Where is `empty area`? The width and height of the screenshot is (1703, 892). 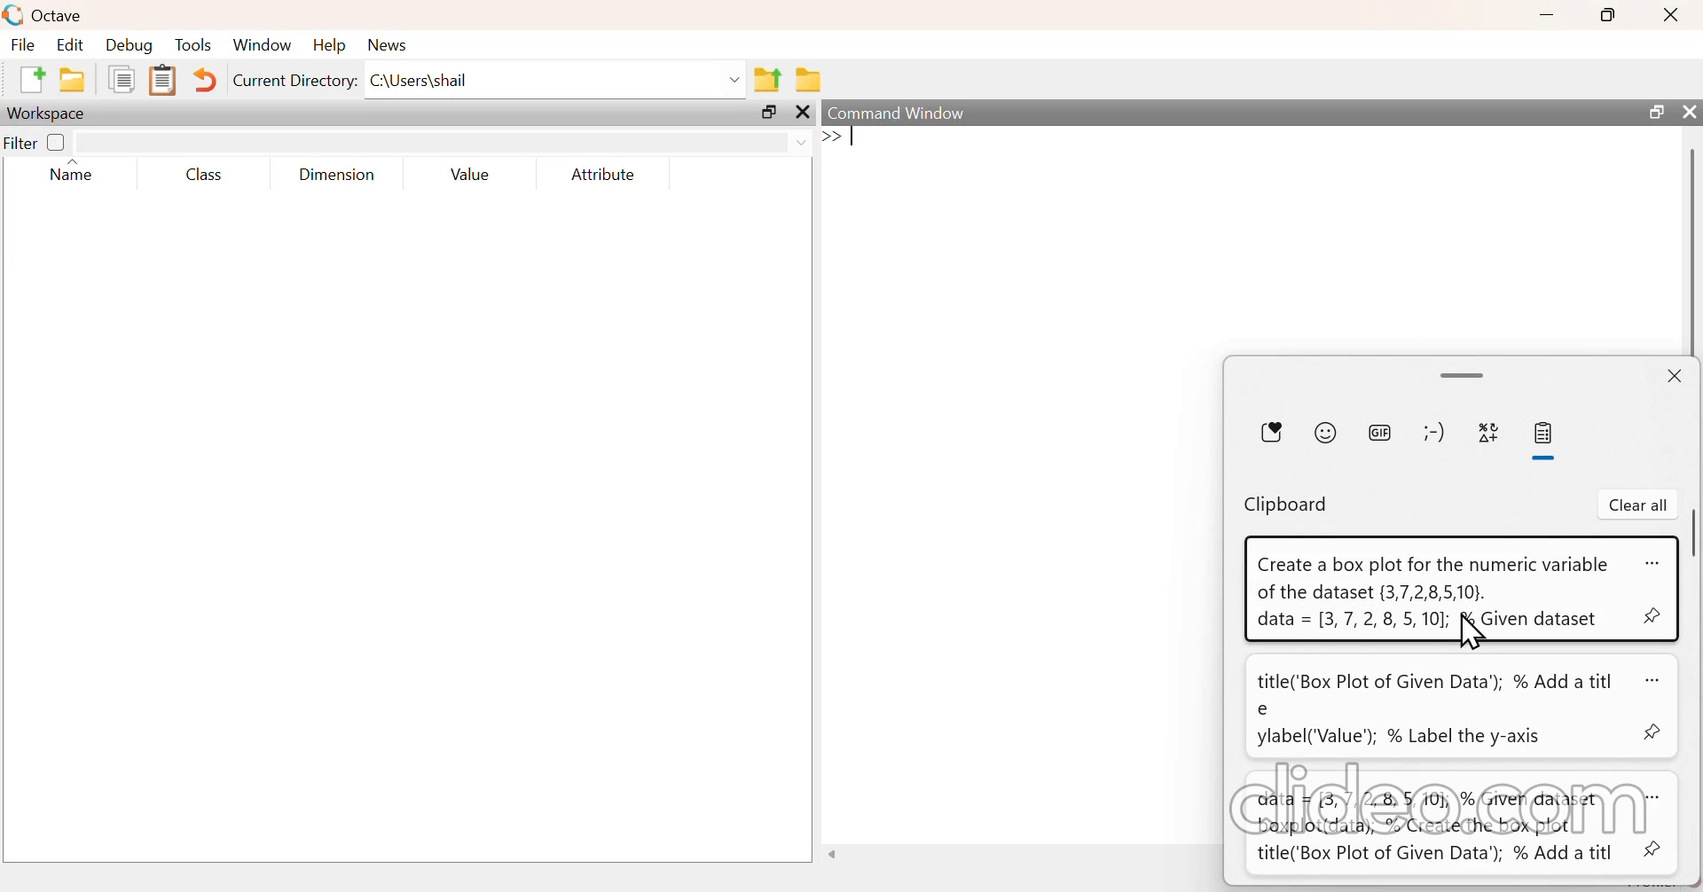
empty area is located at coordinates (1248, 254).